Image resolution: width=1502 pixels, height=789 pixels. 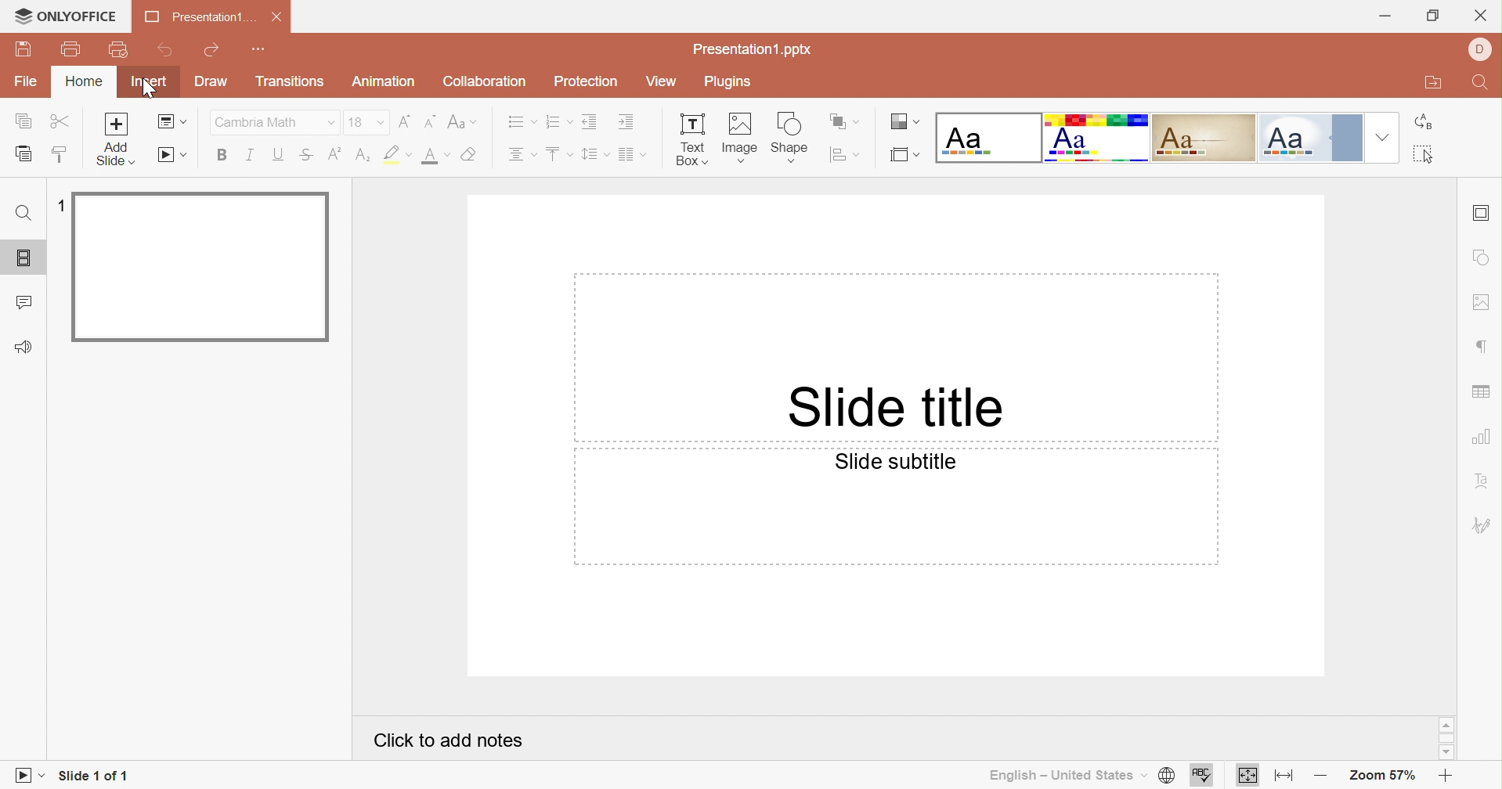 I want to click on Superscript, so click(x=333, y=156).